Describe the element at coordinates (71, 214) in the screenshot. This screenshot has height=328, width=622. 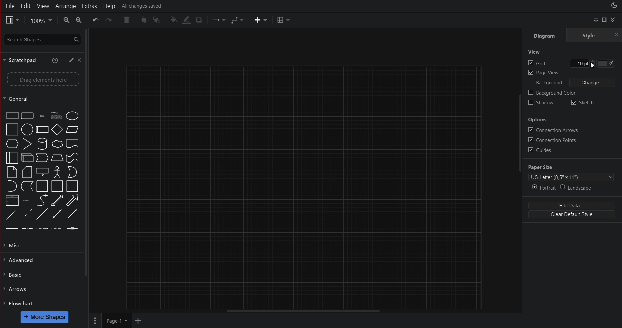
I see `single side arrow` at that location.